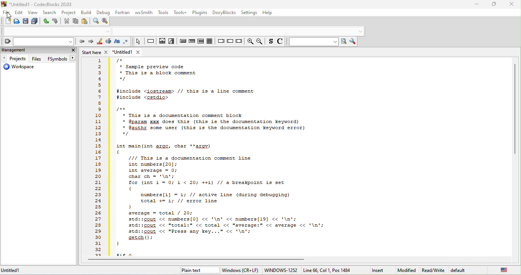  Describe the element at coordinates (220, 40) in the screenshot. I see `break` at that location.